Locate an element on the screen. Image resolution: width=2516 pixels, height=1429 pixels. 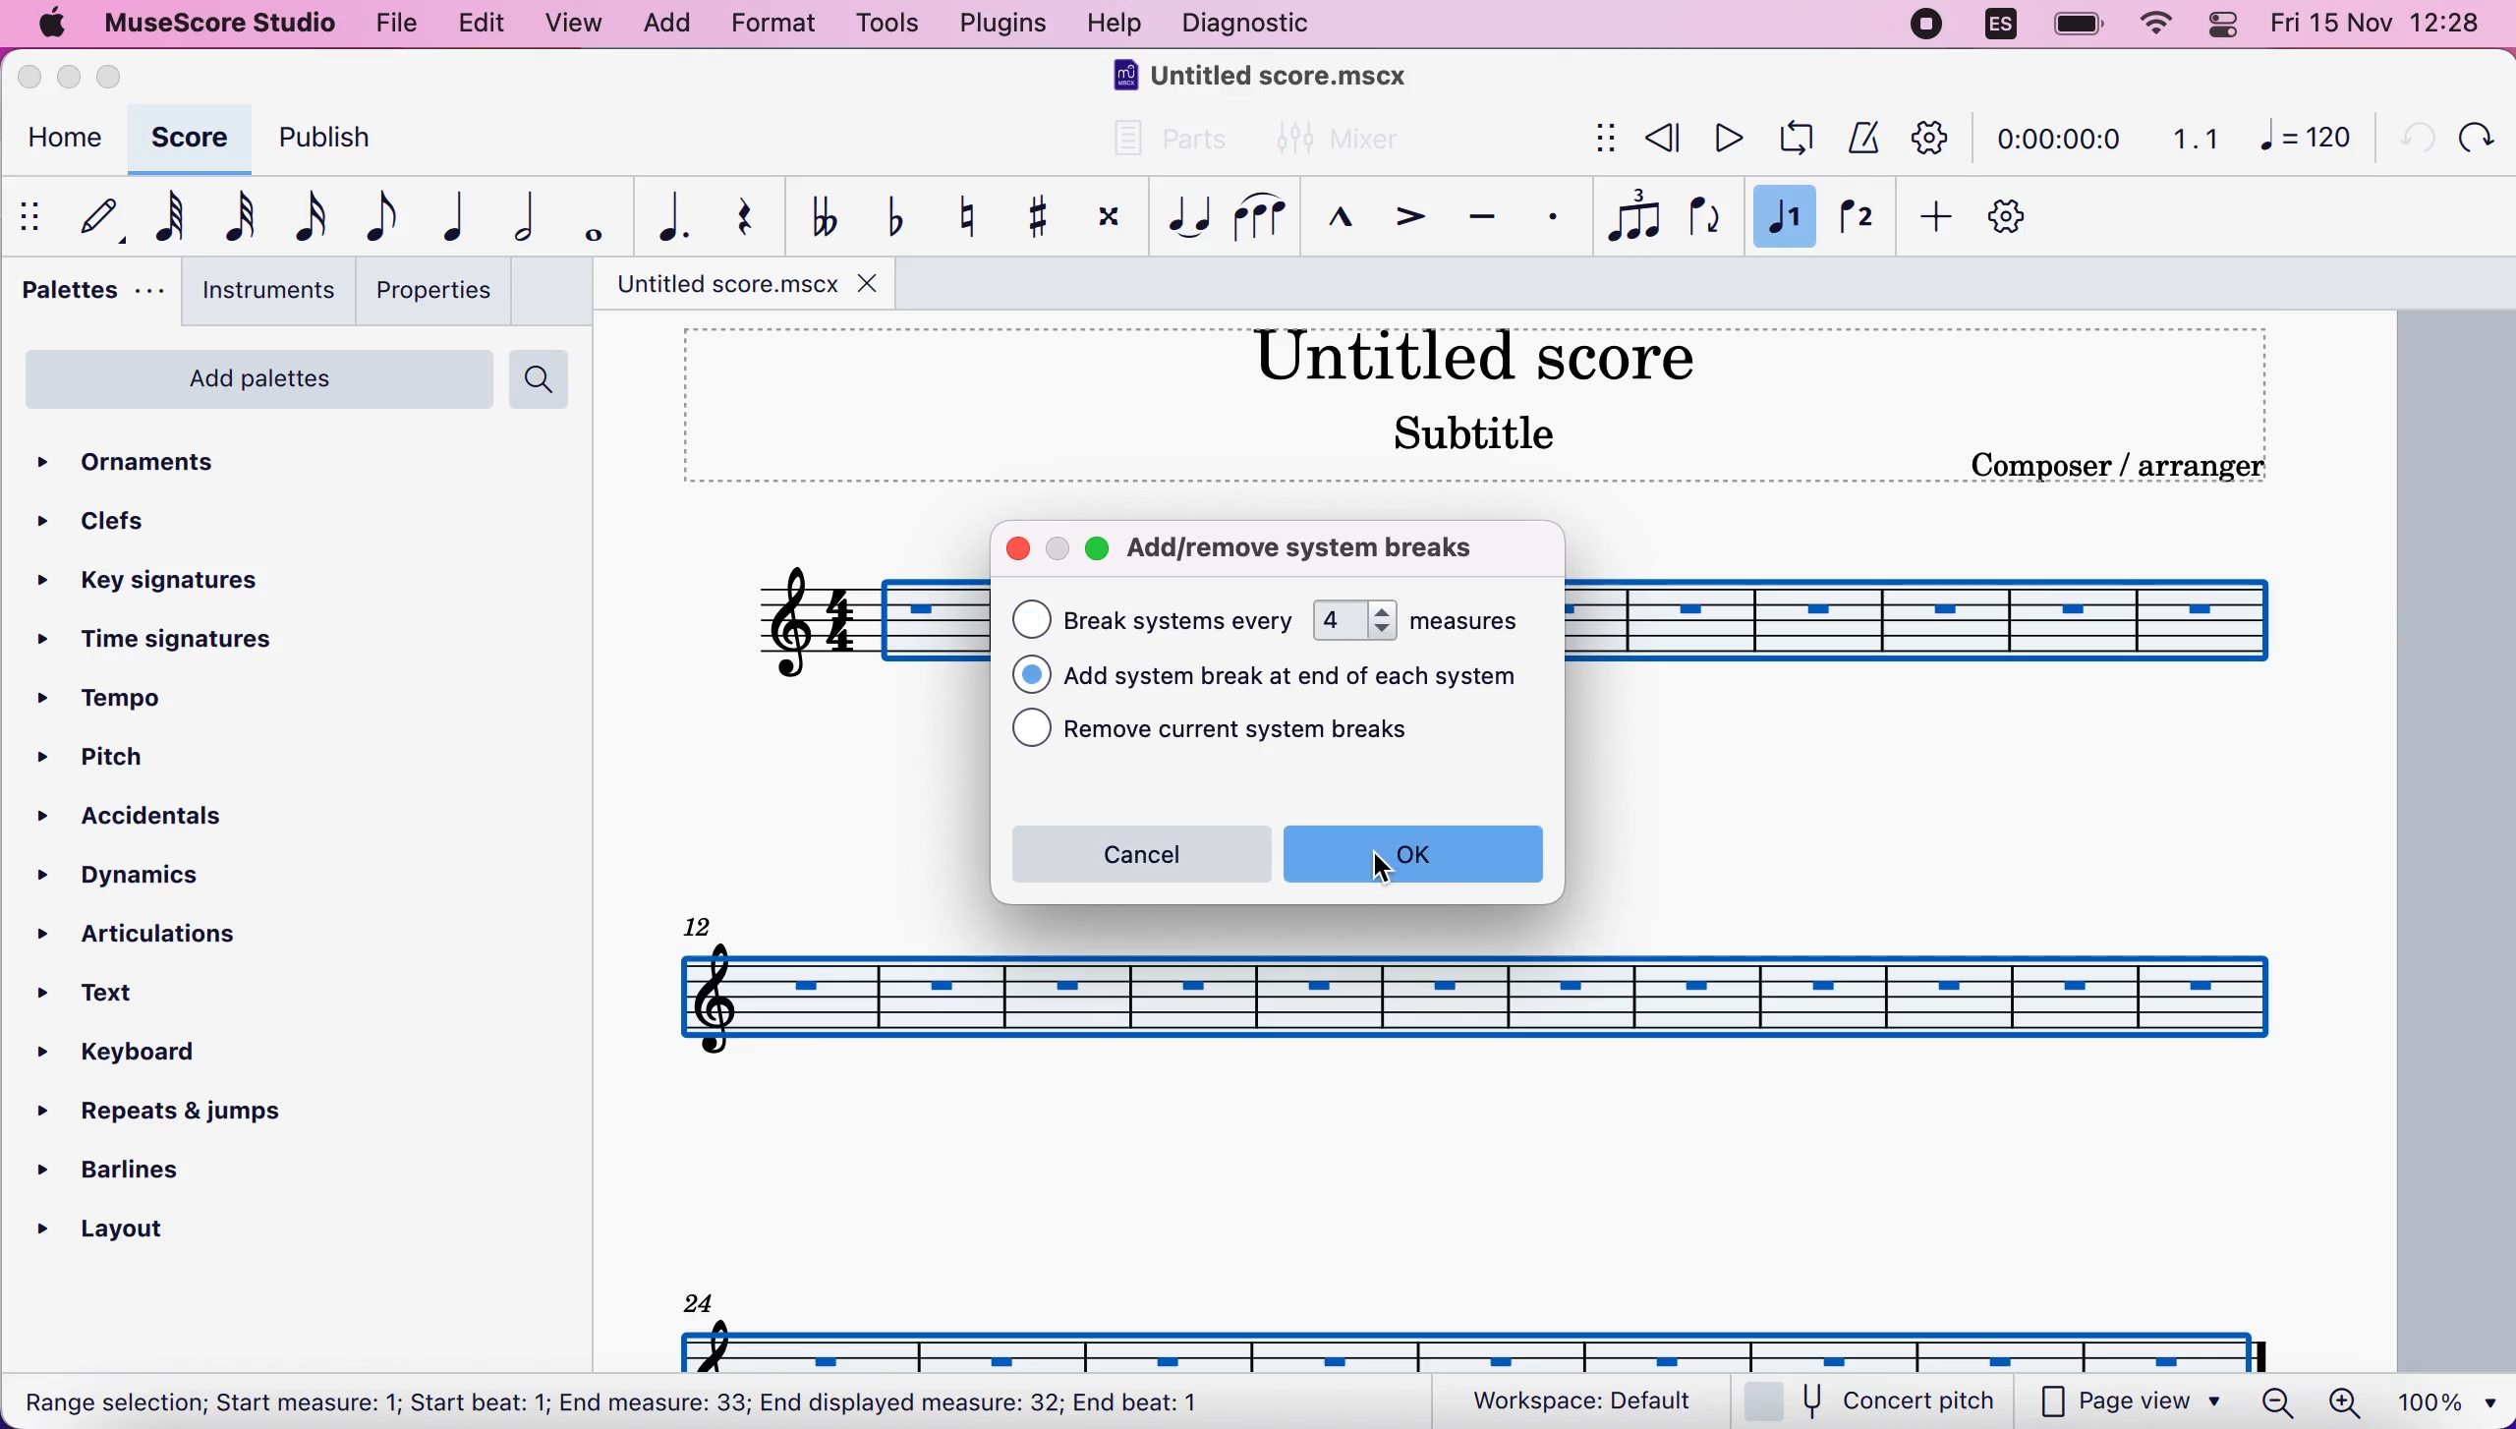
toggle flat is located at coordinates (890, 216).